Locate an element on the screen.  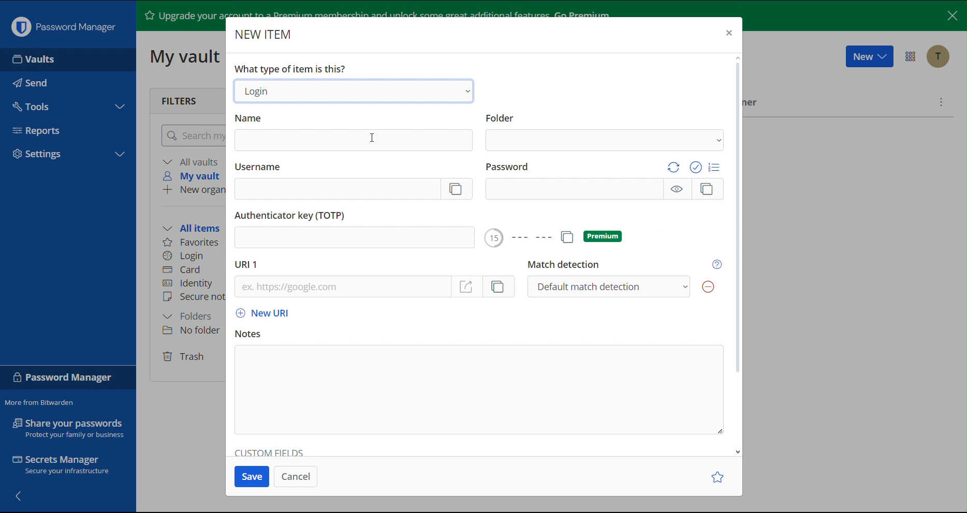
Star is located at coordinates (719, 476).